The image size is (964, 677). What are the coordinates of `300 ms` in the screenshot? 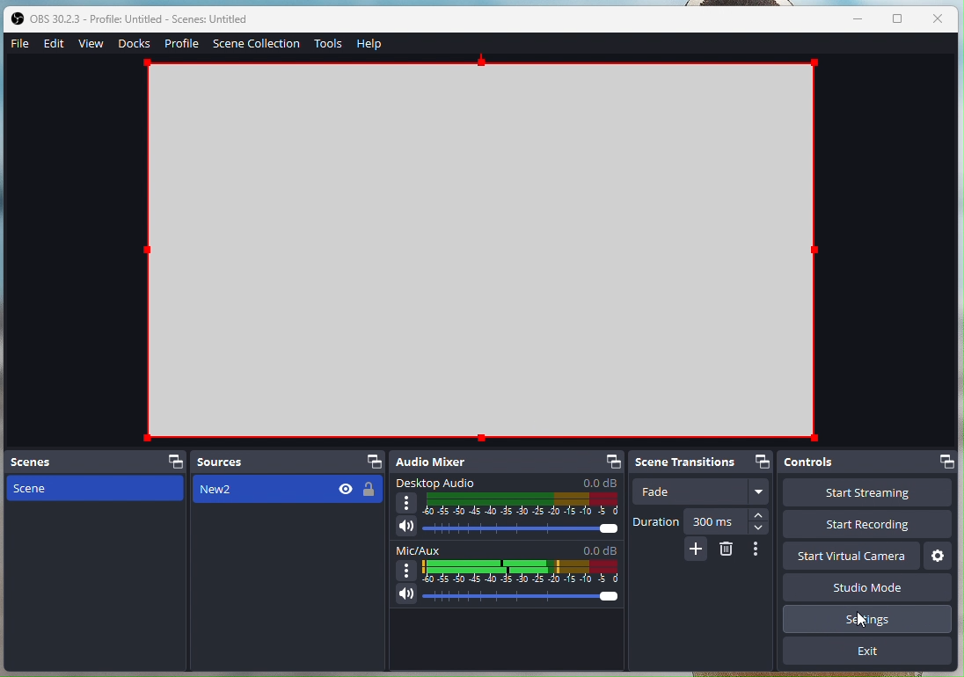 It's located at (711, 520).